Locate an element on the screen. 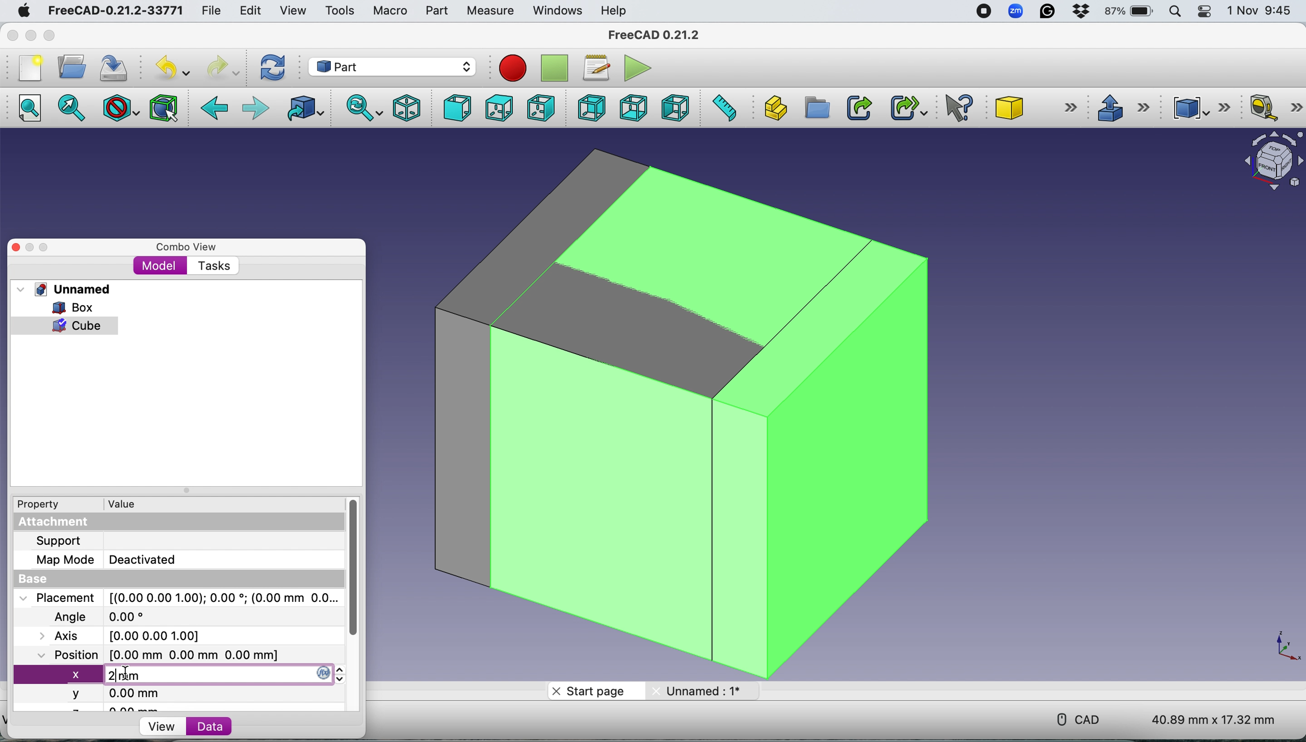 This screenshot has width=1306, height=742. System logo is located at coordinates (22, 11).